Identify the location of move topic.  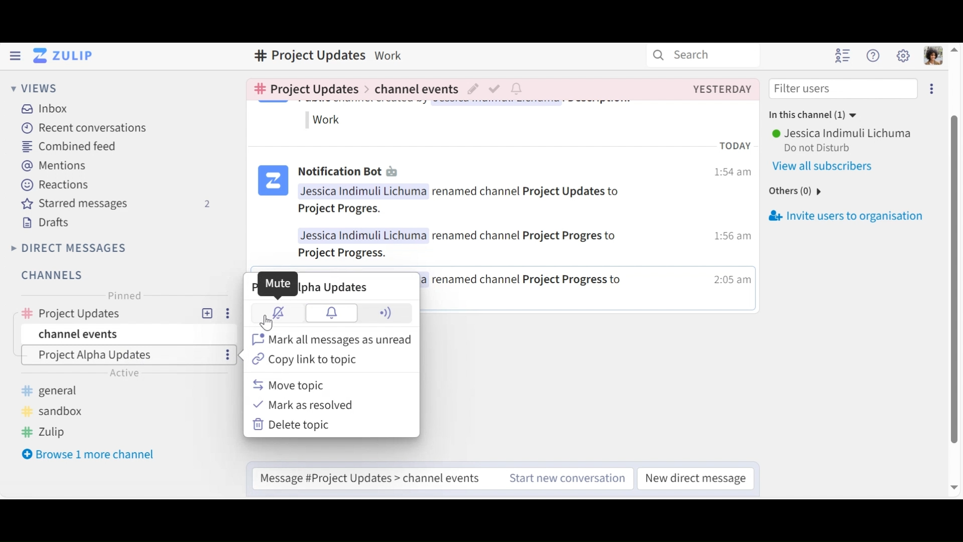
(289, 385).